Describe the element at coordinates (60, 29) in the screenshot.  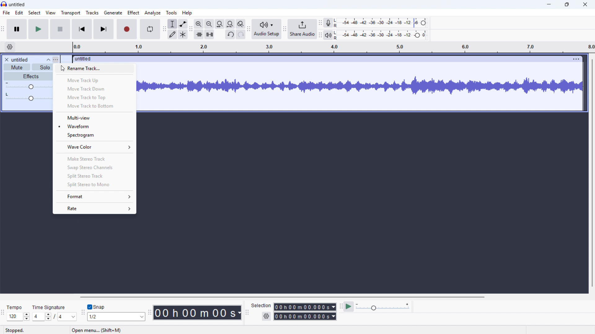
I see `stop ` at that location.